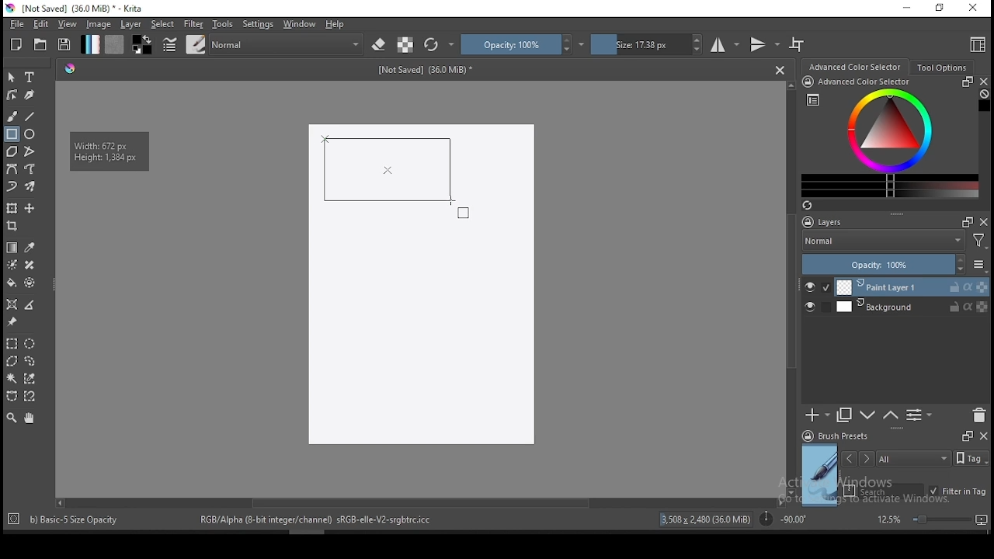  Describe the element at coordinates (984, 95) in the screenshot. I see `Clear` at that location.